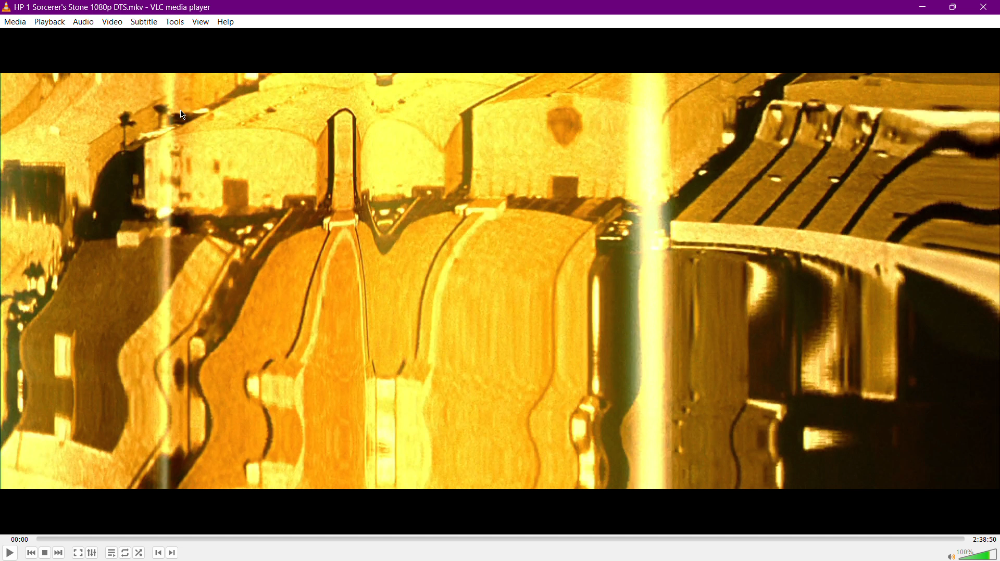 The height and width of the screenshot is (561, 1000). I want to click on Play, so click(10, 553).